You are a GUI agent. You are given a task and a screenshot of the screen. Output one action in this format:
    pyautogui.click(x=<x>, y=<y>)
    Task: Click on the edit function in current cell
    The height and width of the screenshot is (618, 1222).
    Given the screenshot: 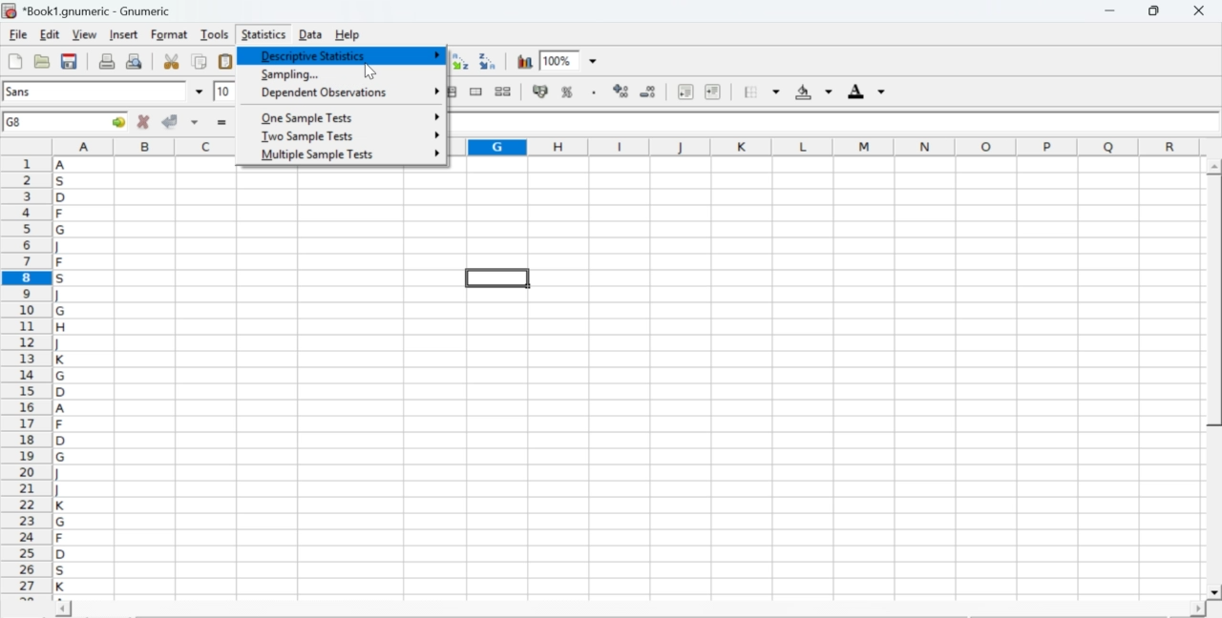 What is the action you would take?
    pyautogui.click(x=435, y=60)
    